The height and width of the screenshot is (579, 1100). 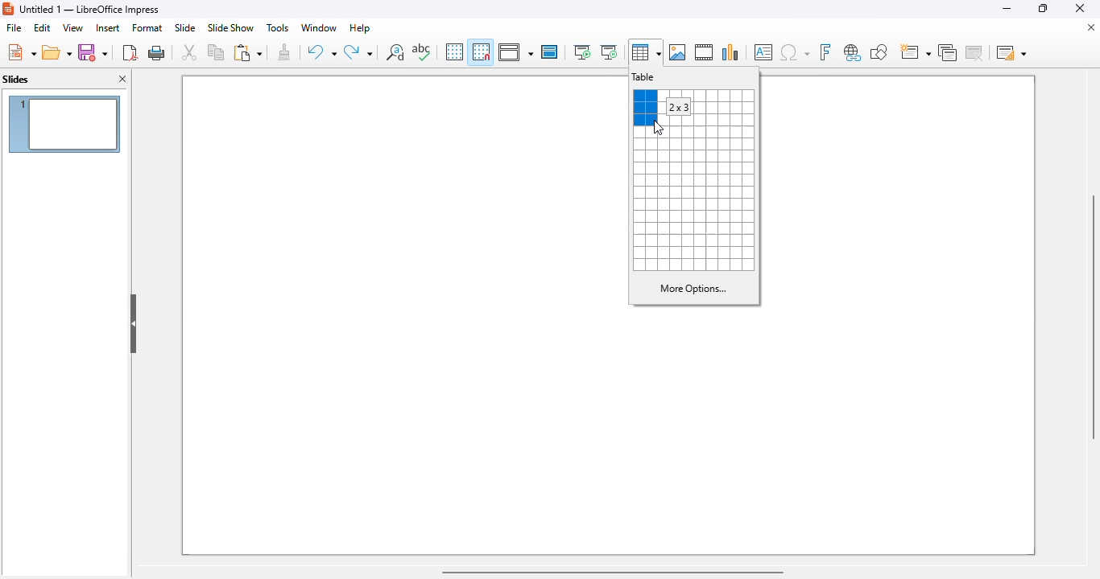 I want to click on close pane, so click(x=123, y=79).